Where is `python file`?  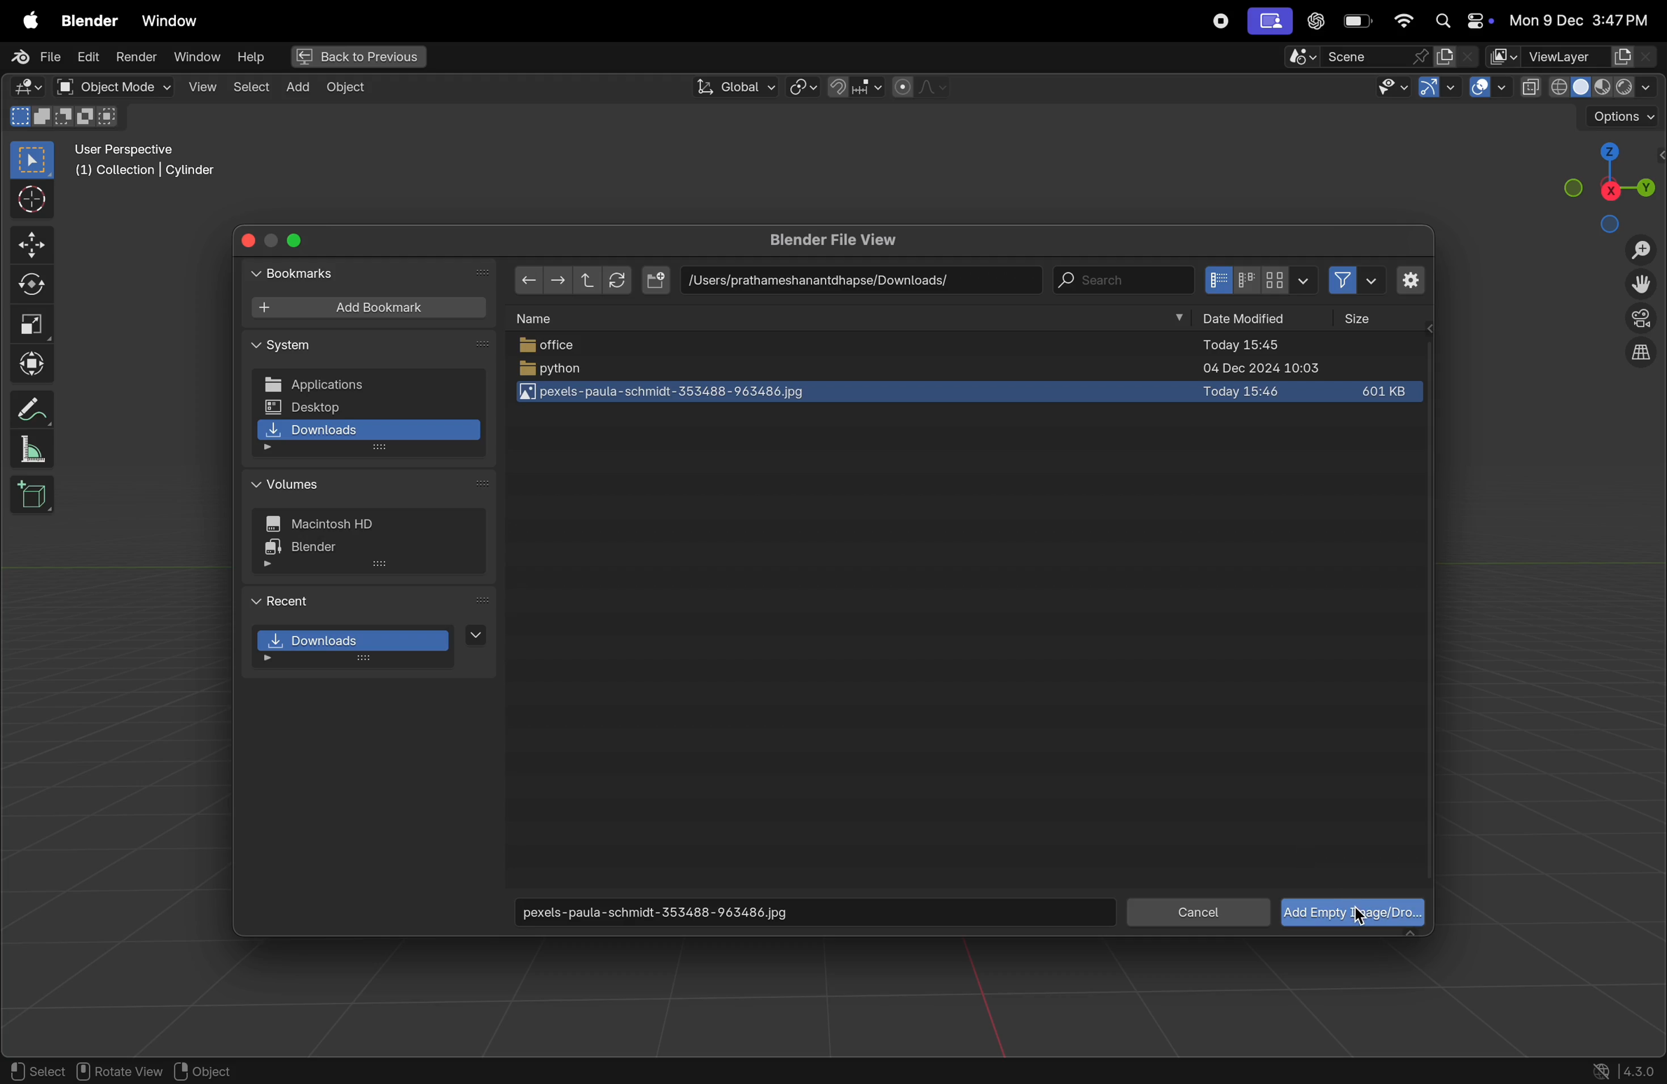 python file is located at coordinates (968, 370).